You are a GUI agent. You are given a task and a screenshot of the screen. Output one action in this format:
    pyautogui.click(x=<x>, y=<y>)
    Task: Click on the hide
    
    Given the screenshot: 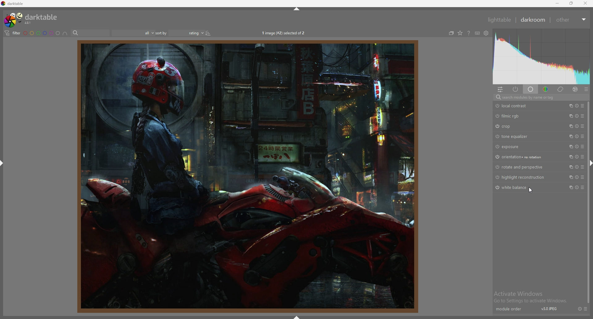 What is the action you would take?
    pyautogui.click(x=2, y=164)
    